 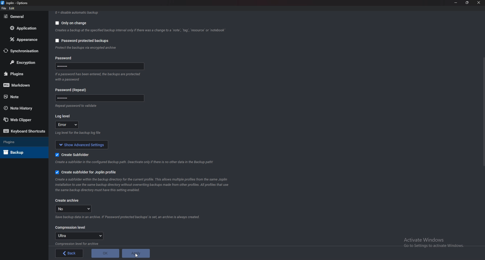 What do you see at coordinates (25, 39) in the screenshot?
I see `Appearance` at bounding box center [25, 39].